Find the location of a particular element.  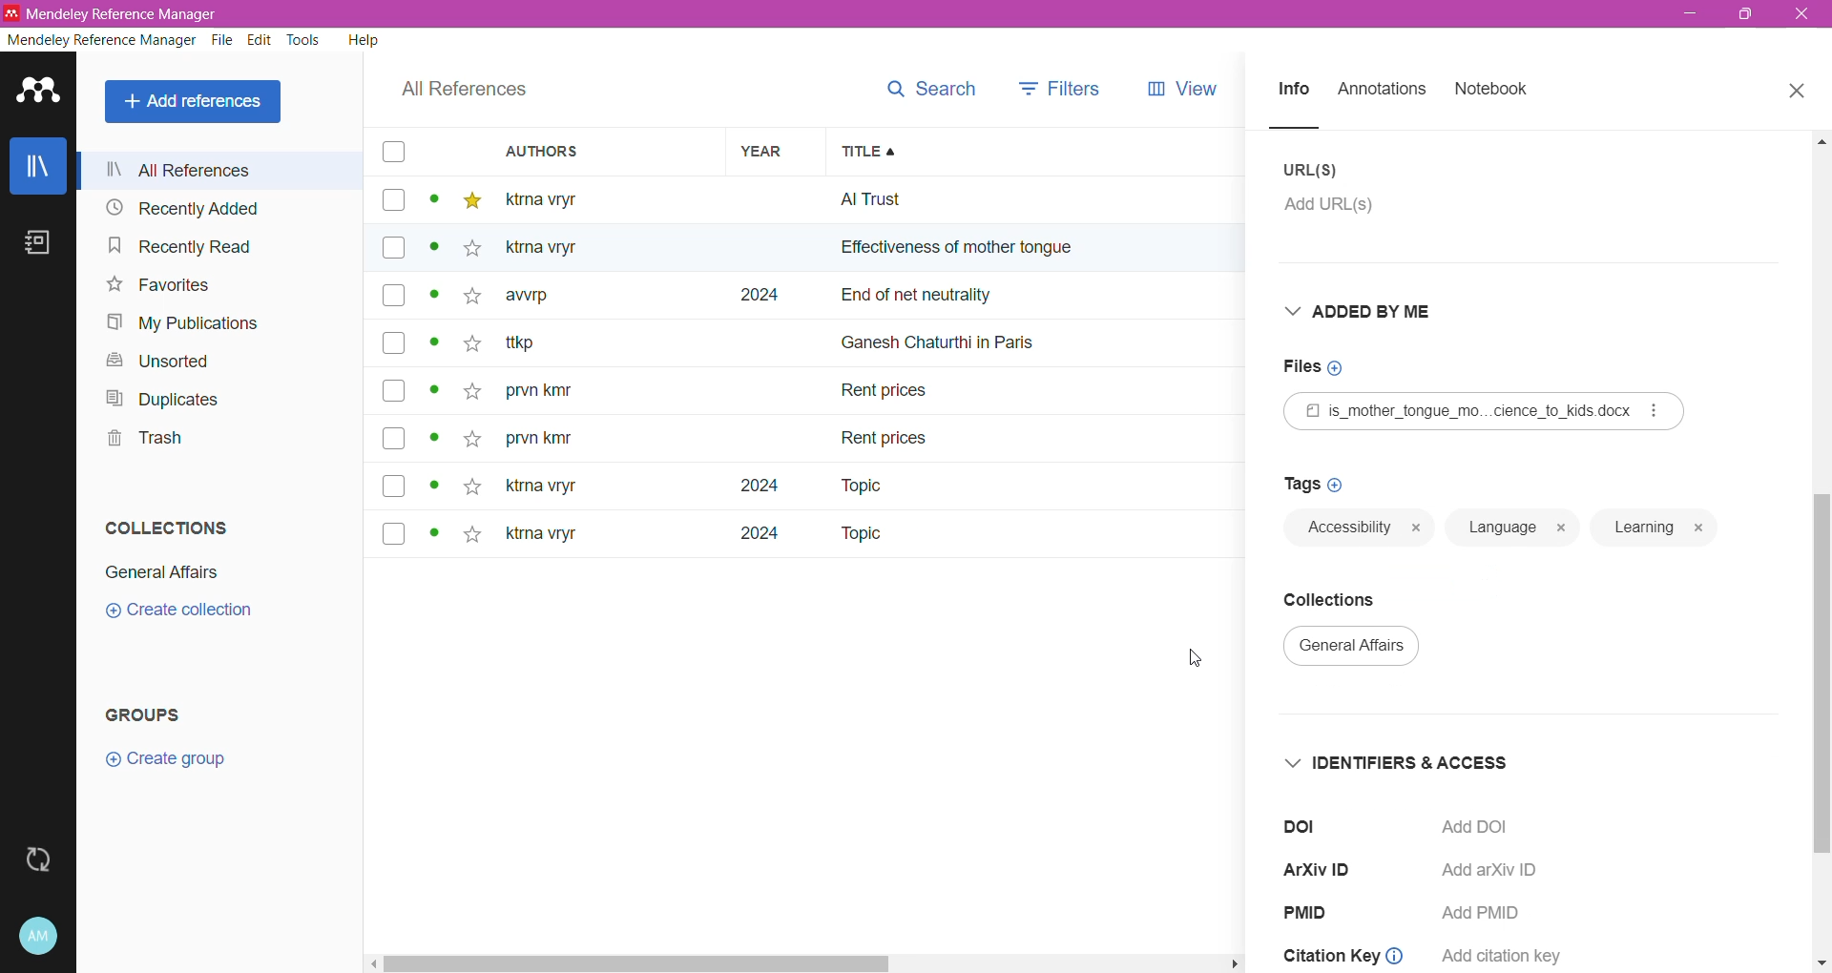

dot  is located at coordinates (428, 536).